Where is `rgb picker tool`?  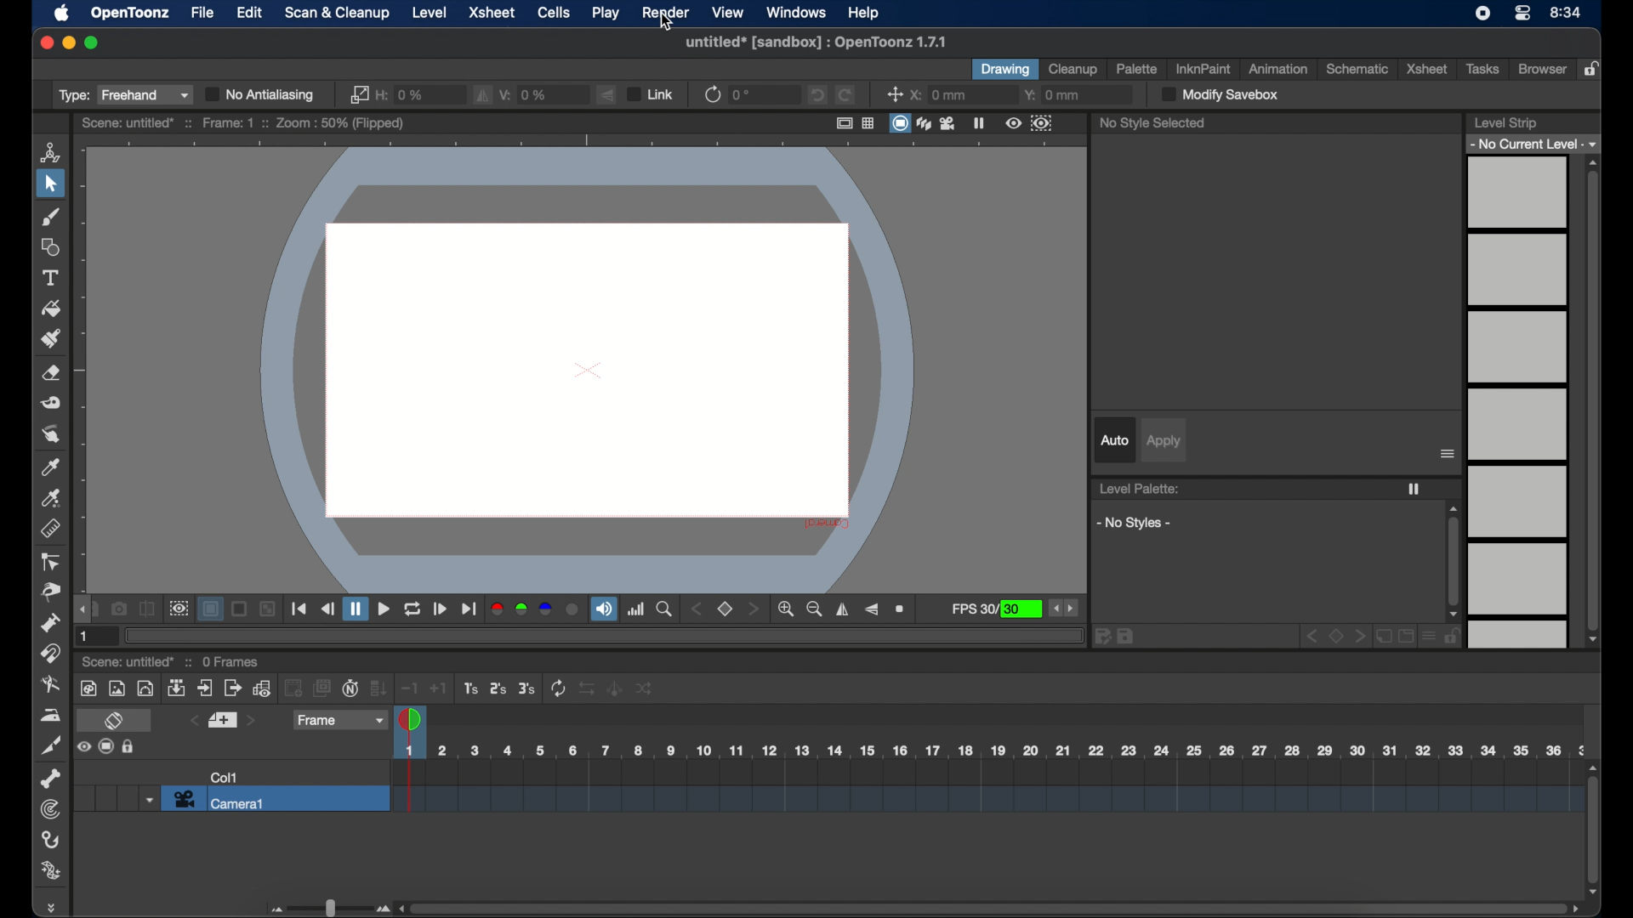
rgb picker tool is located at coordinates (52, 498).